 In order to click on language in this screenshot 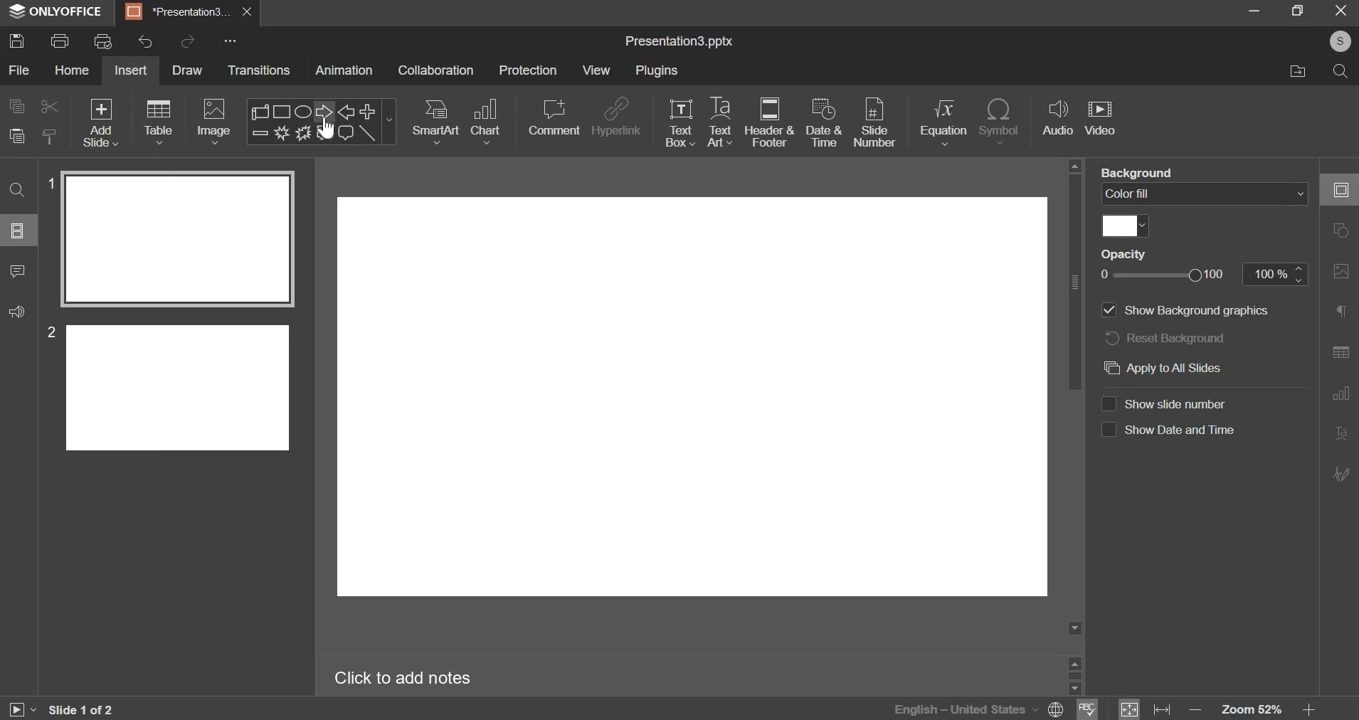, I will do `click(946, 708)`.